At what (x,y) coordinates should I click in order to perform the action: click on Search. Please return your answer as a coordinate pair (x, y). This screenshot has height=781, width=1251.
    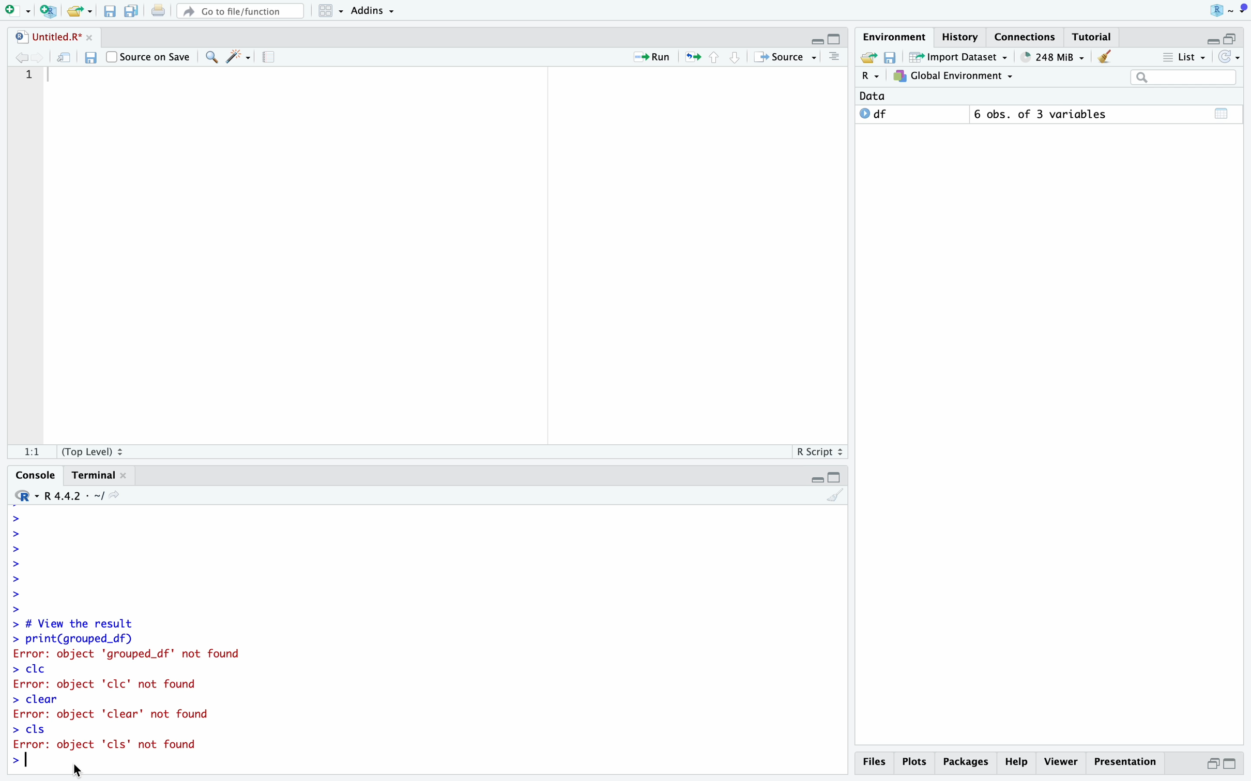
    Looking at the image, I should click on (1185, 77).